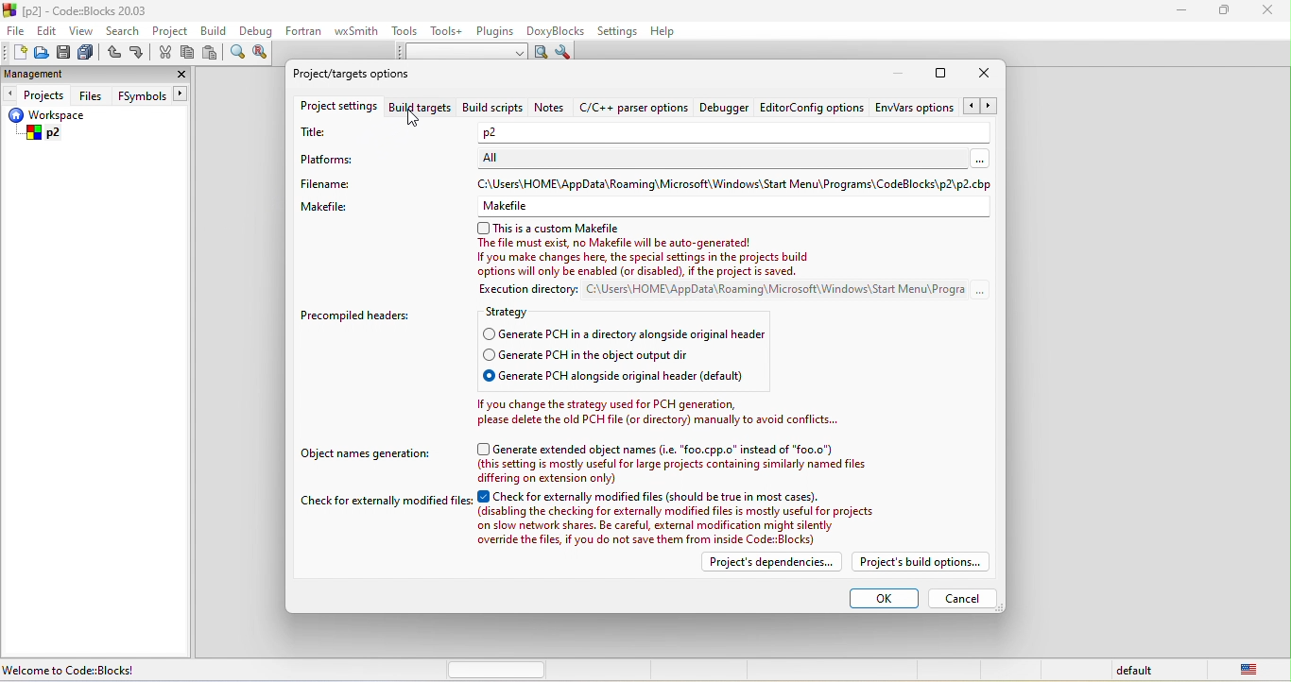  What do you see at coordinates (541, 52) in the screenshot?
I see `run search` at bounding box center [541, 52].